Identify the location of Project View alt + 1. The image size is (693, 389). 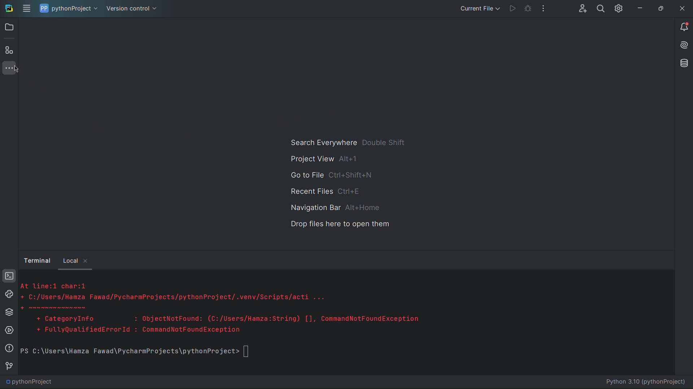
(321, 159).